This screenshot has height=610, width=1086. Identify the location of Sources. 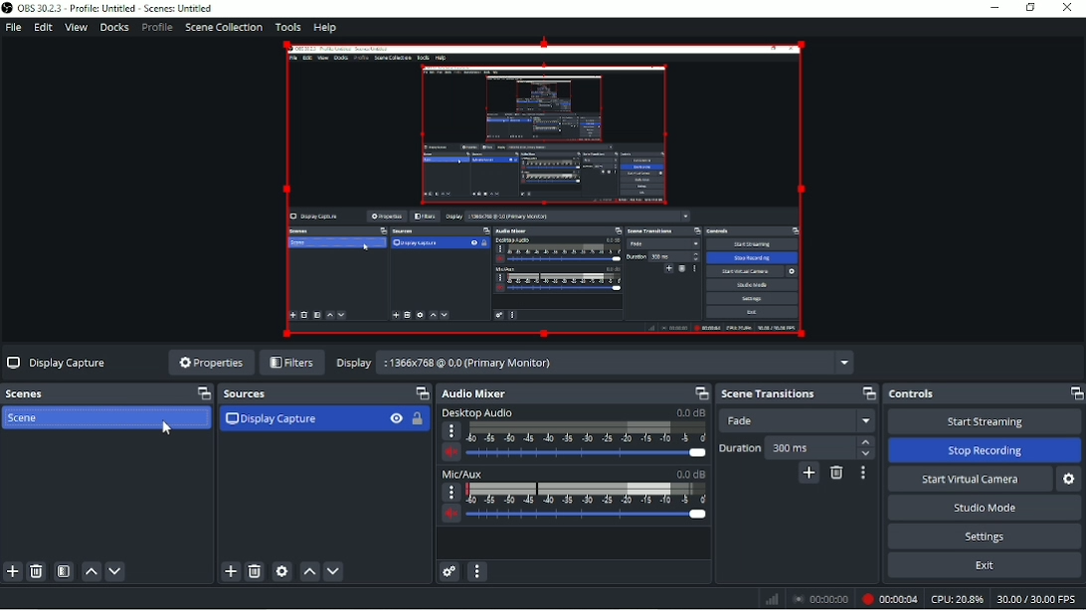
(246, 395).